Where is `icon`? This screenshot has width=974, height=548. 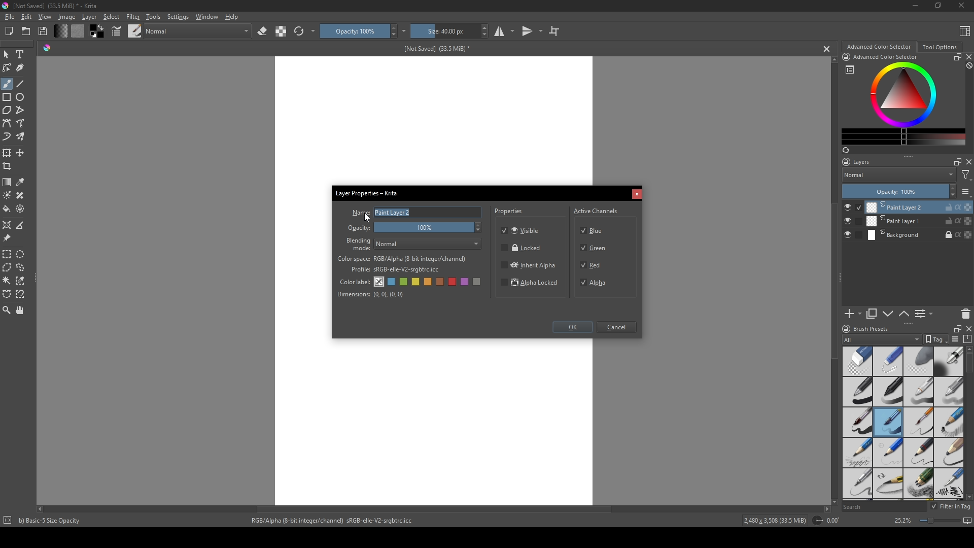 icon is located at coordinates (7, 521).